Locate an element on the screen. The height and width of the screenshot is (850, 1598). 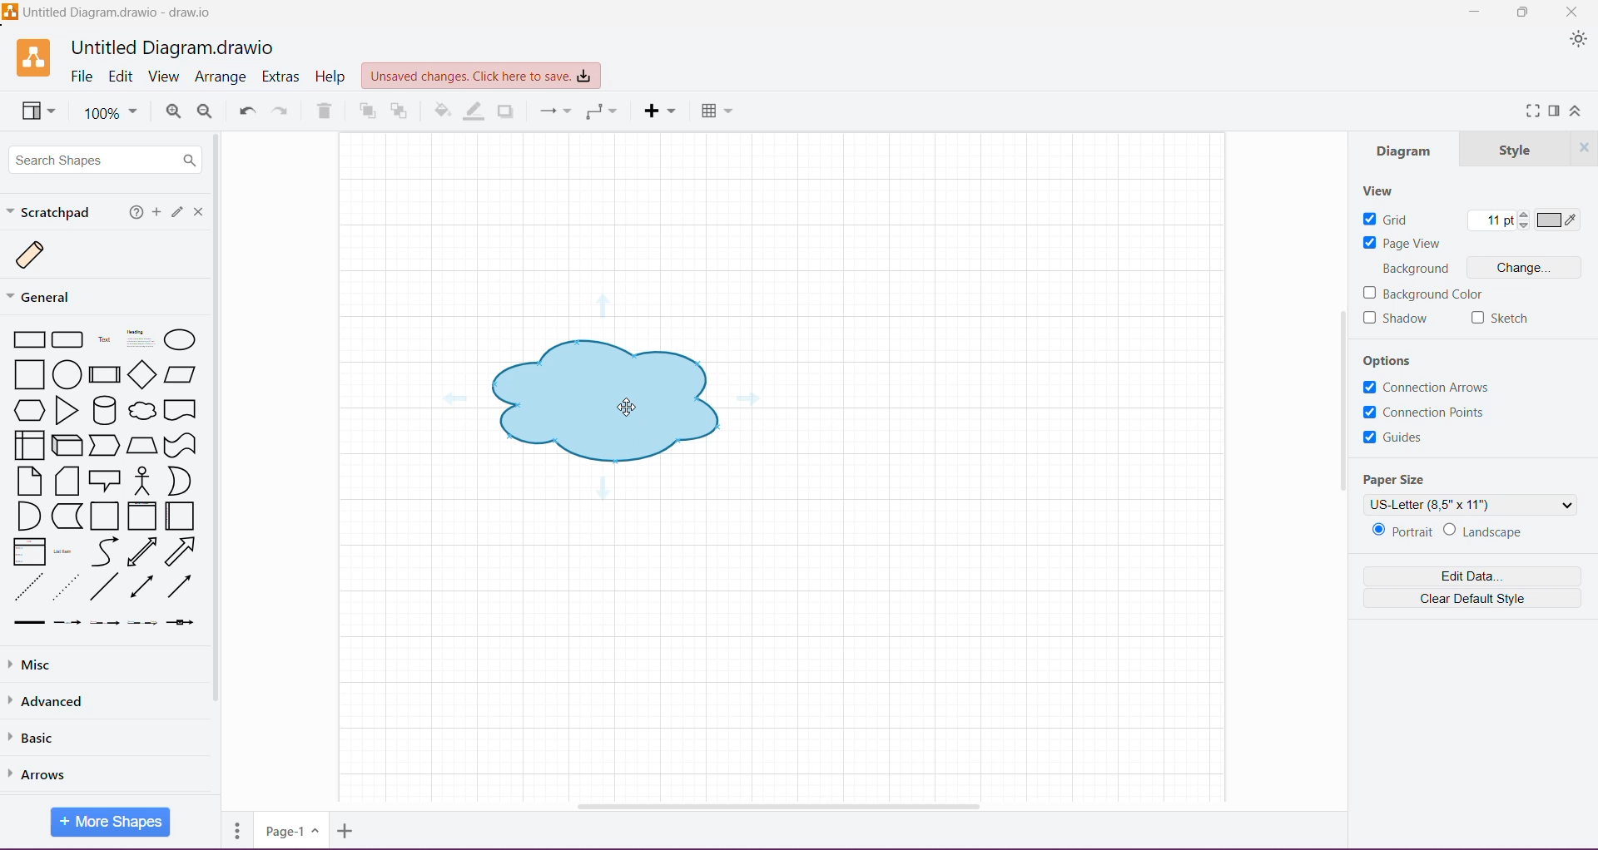
Available Shapes is located at coordinates (110, 480).